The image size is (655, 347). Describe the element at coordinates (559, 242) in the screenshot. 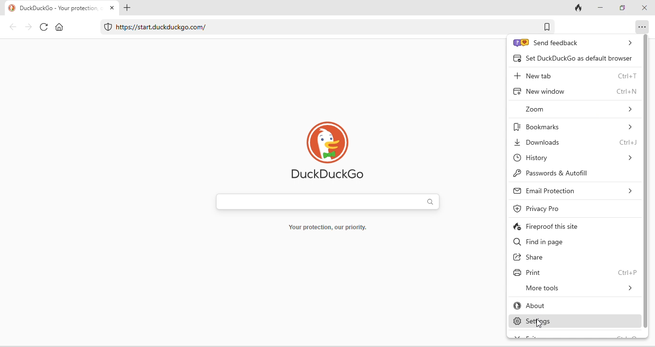

I see `find in page` at that location.